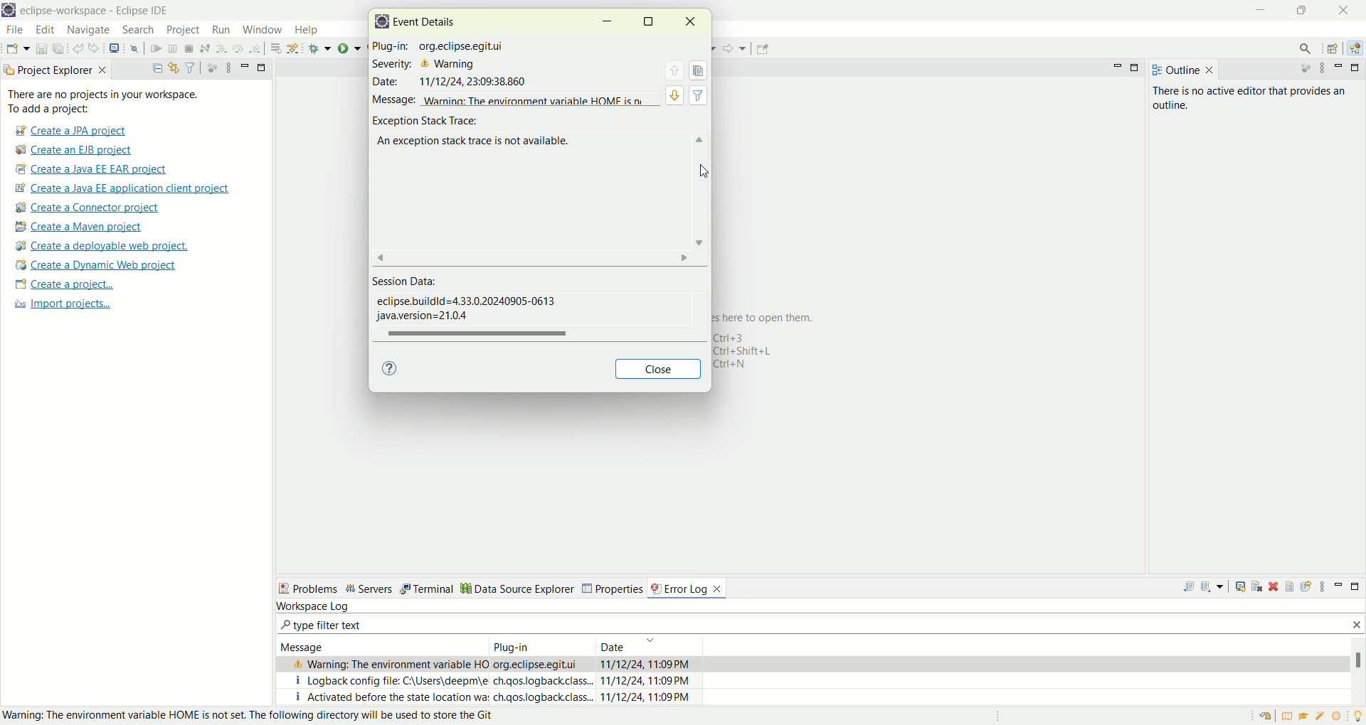  I want to click on project, so click(182, 31).